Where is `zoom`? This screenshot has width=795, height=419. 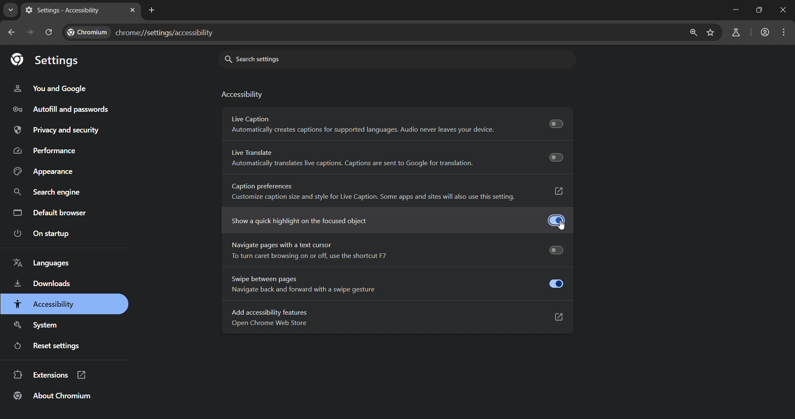
zoom is located at coordinates (693, 33).